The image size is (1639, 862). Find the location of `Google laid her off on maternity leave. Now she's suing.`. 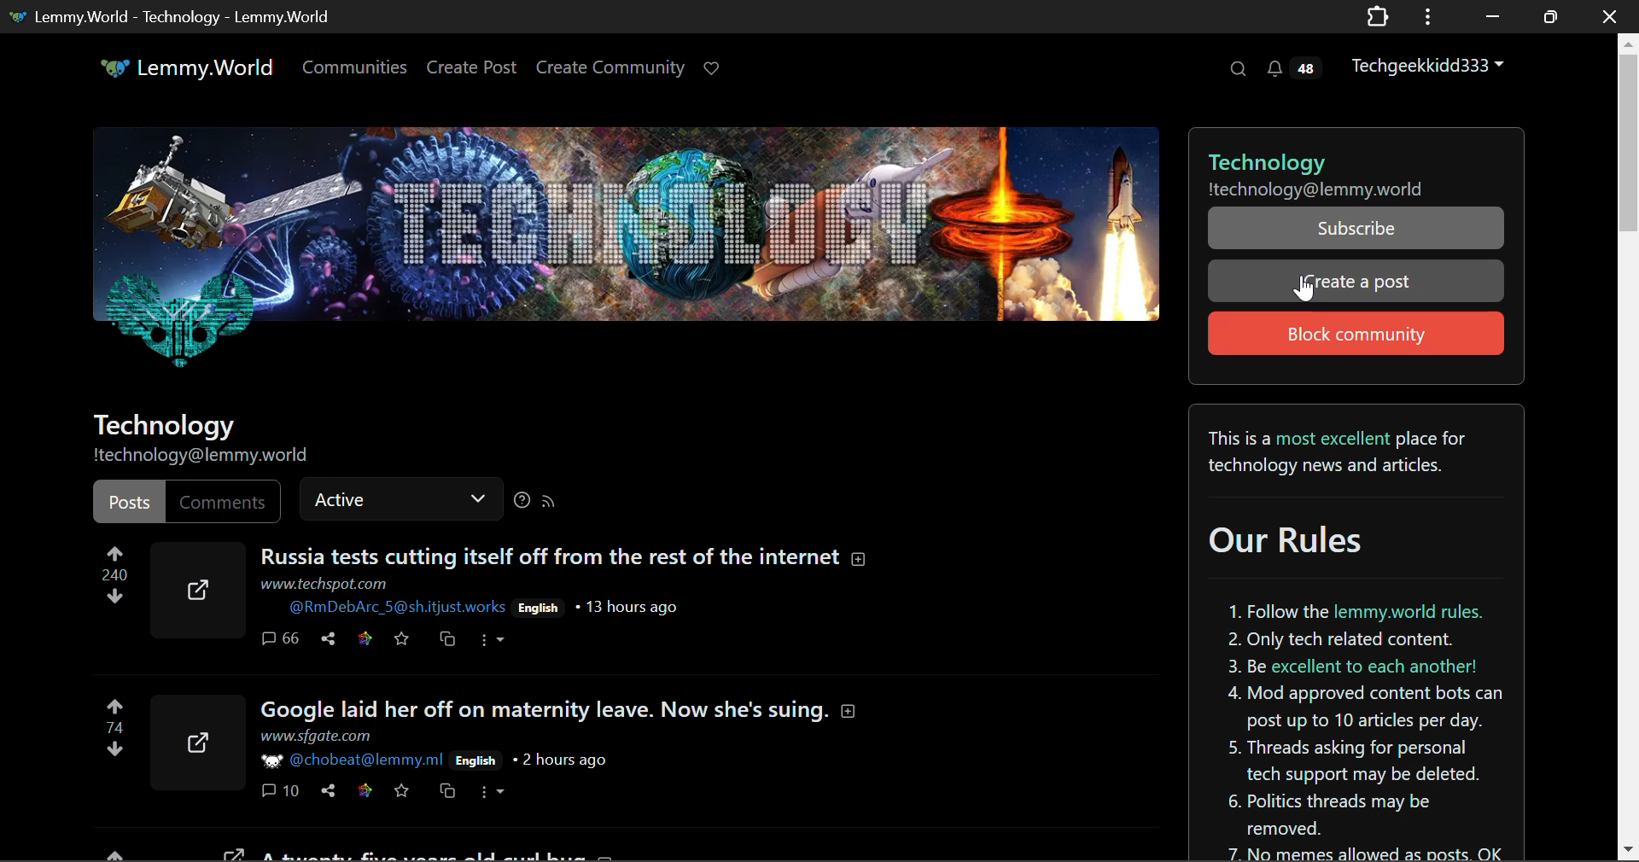

Google laid her off on maternity leave. Now she's suing. is located at coordinates (563, 711).